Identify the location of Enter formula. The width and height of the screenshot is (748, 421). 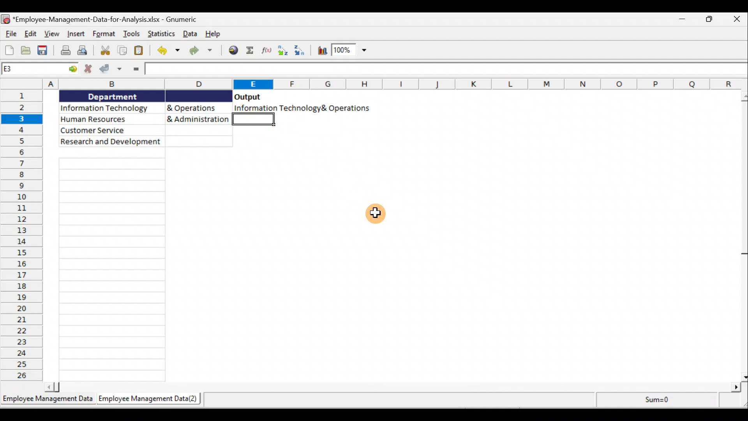
(137, 68).